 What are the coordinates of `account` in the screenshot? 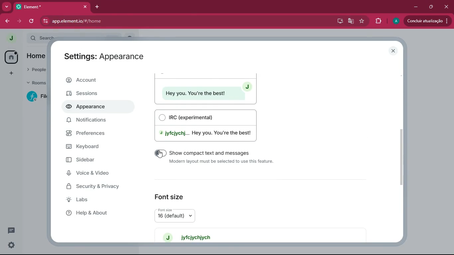 It's located at (98, 81).